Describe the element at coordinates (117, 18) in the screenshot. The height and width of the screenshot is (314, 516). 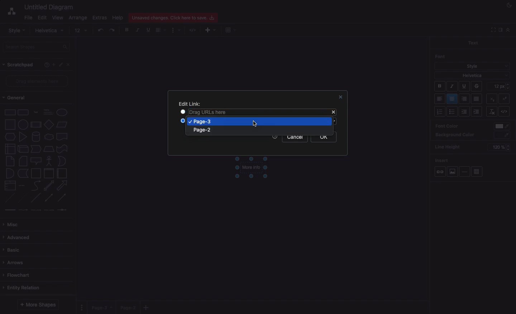
I see `Help` at that location.